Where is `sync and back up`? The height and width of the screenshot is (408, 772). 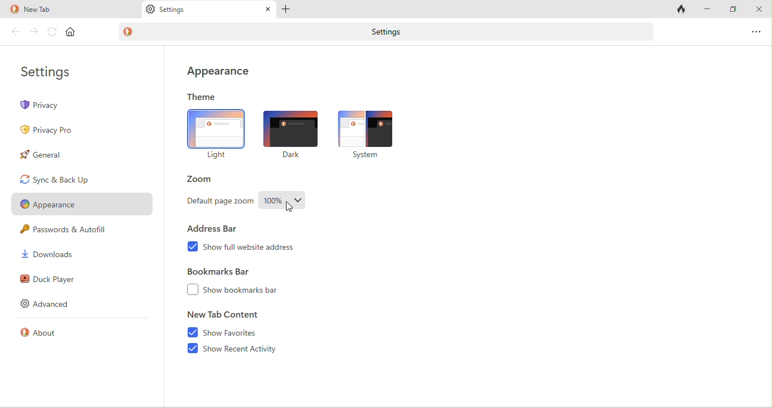 sync and back up is located at coordinates (70, 180).